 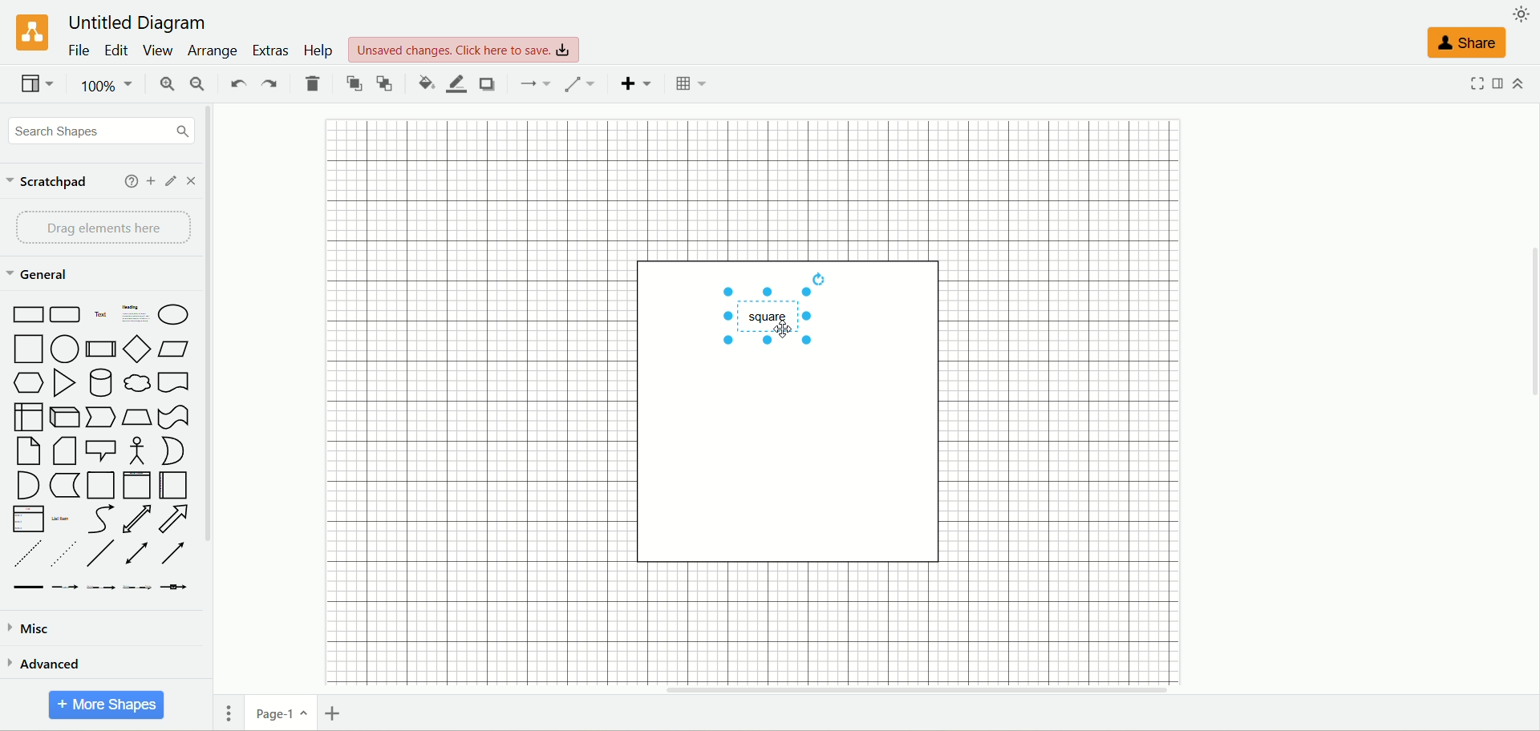 I want to click on undo, so click(x=237, y=85).